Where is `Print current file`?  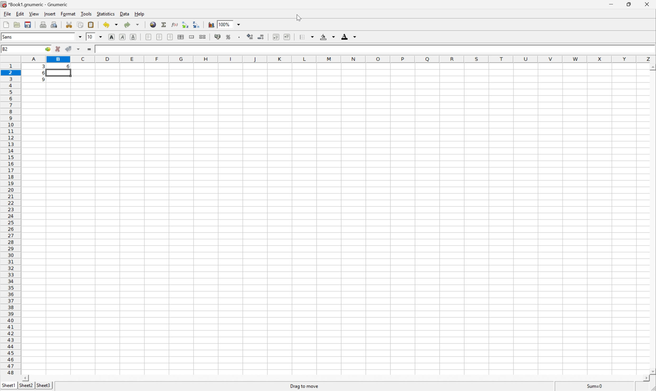
Print current file is located at coordinates (44, 24).